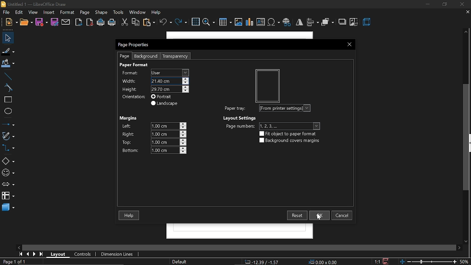 Image resolution: width=471 pixels, height=265 pixels. I want to click on line, so click(8, 77).